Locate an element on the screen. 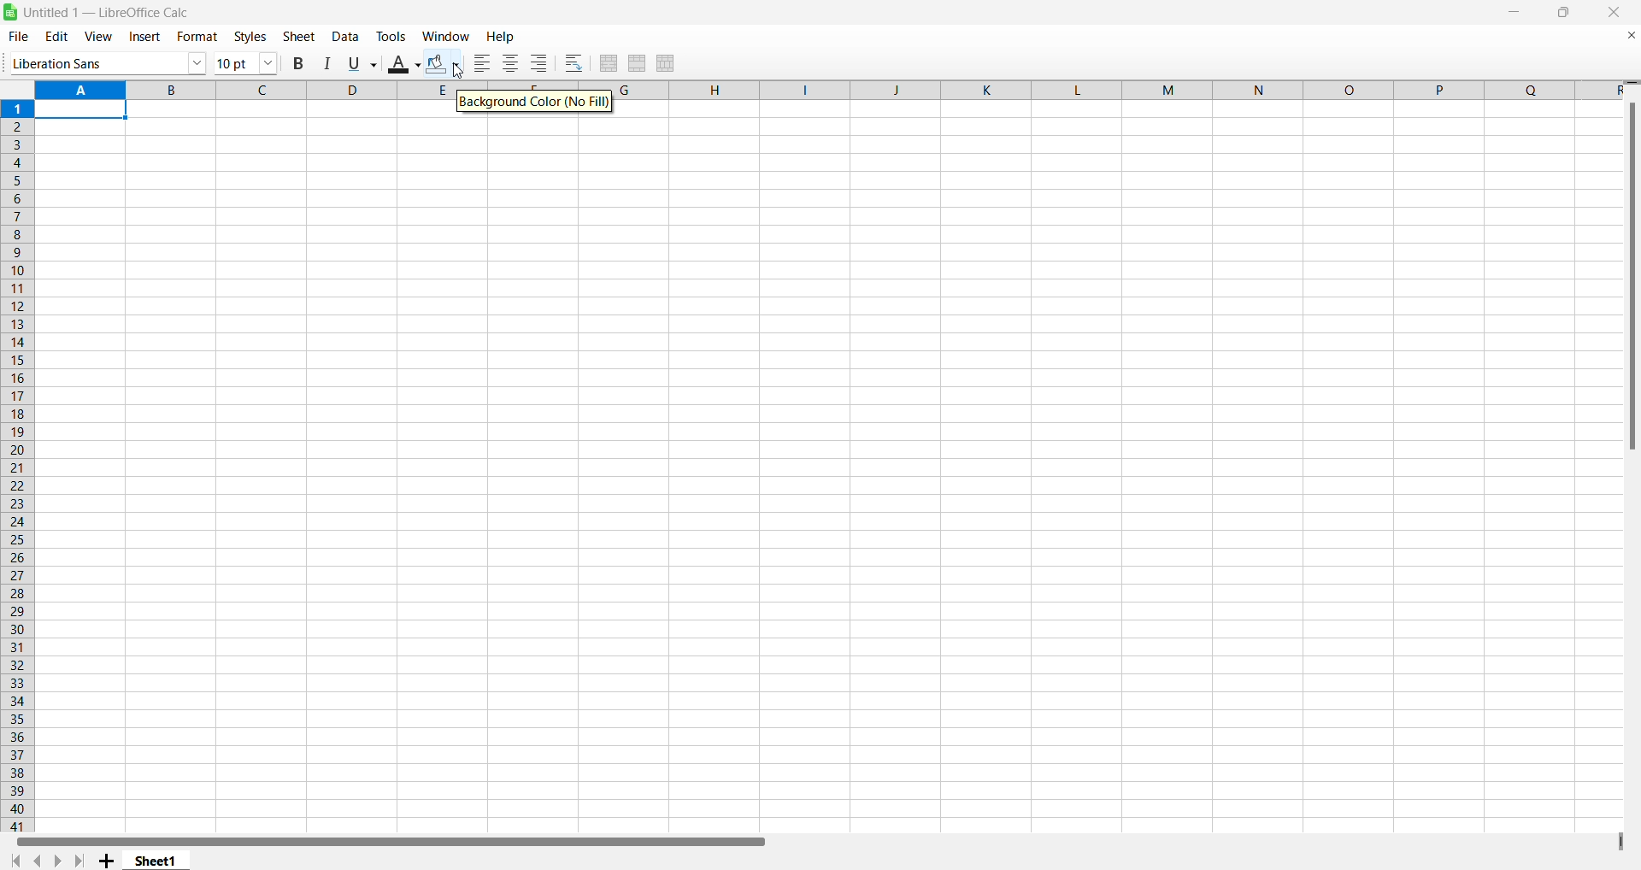 This screenshot has width=1641, height=870. italic is located at coordinates (324, 63).